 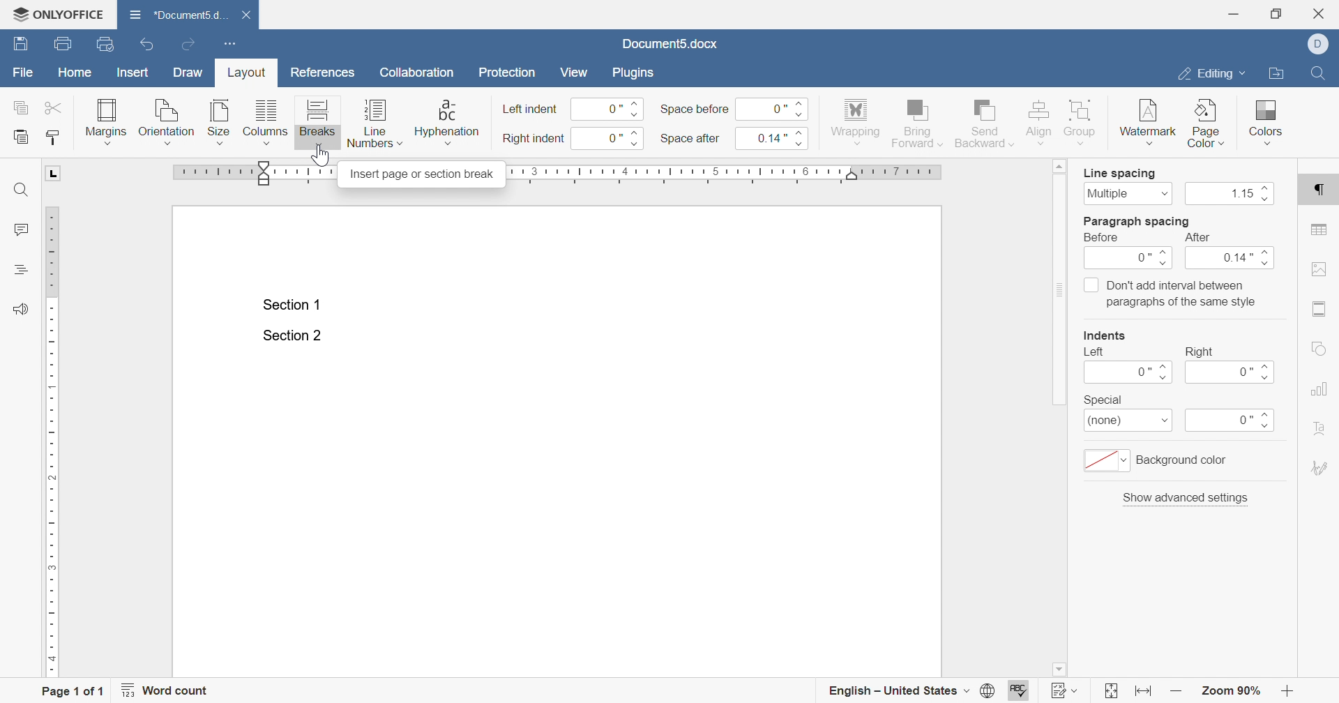 What do you see at coordinates (1267, 121) in the screenshot?
I see `colors` at bounding box center [1267, 121].